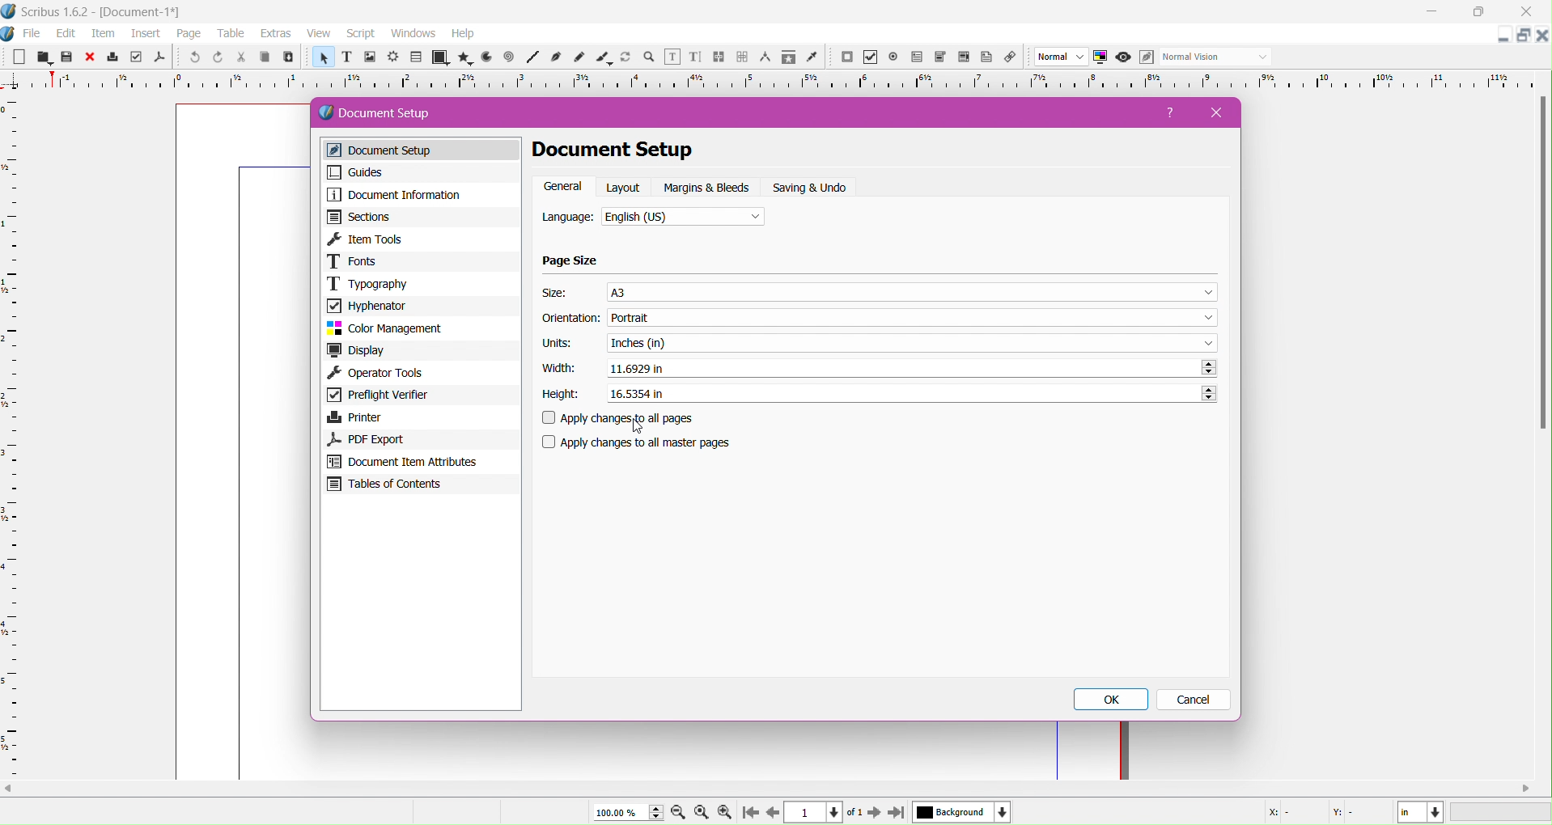 The image size is (1552, 825). What do you see at coordinates (581, 58) in the screenshot?
I see `freehand line` at bounding box center [581, 58].